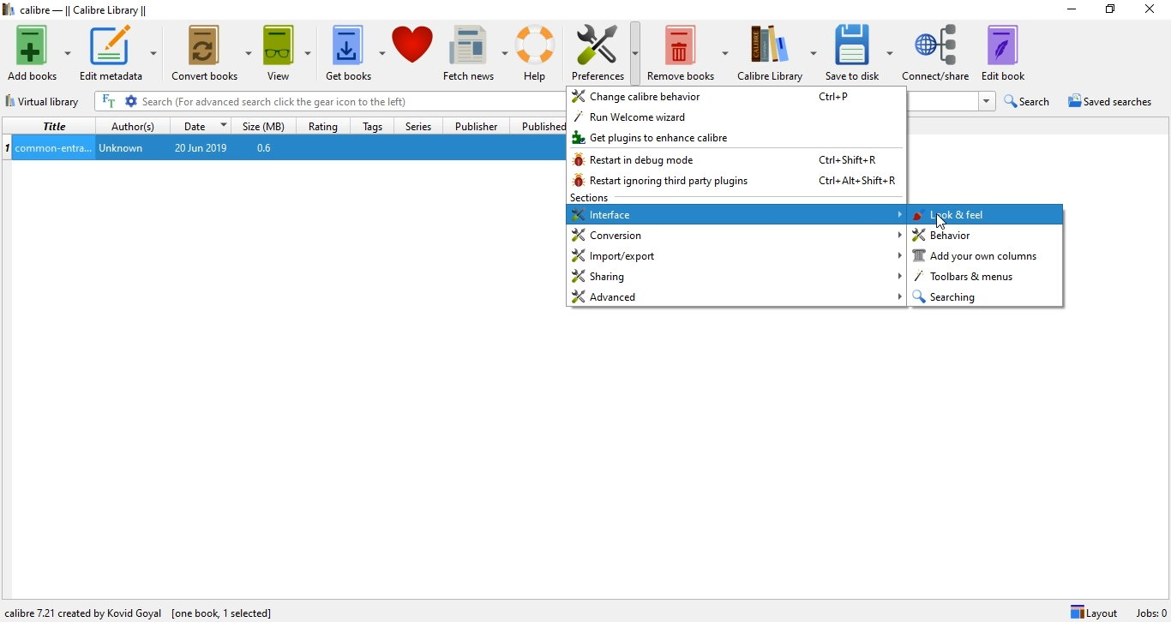 This screenshot has width=1171, height=622. Describe the element at coordinates (860, 51) in the screenshot. I see `` at that location.